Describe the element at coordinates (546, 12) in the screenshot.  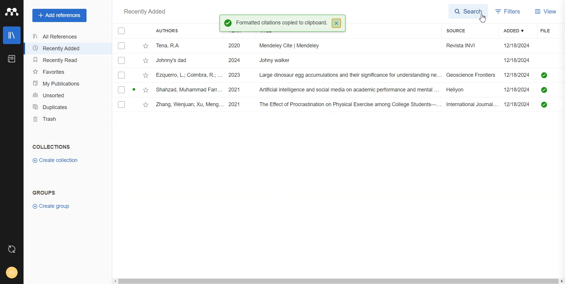
I see `View` at that location.